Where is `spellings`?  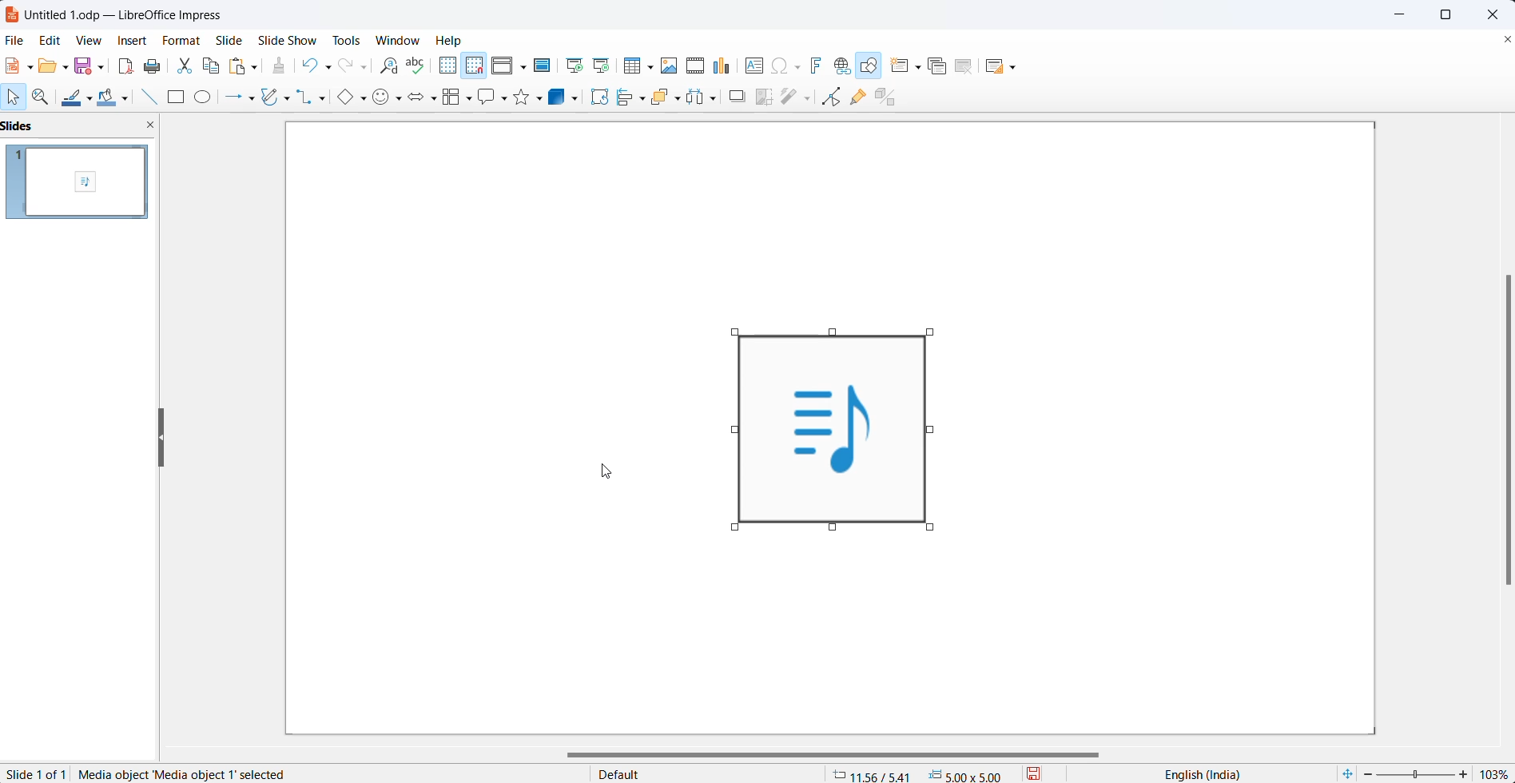
spellings is located at coordinates (416, 64).